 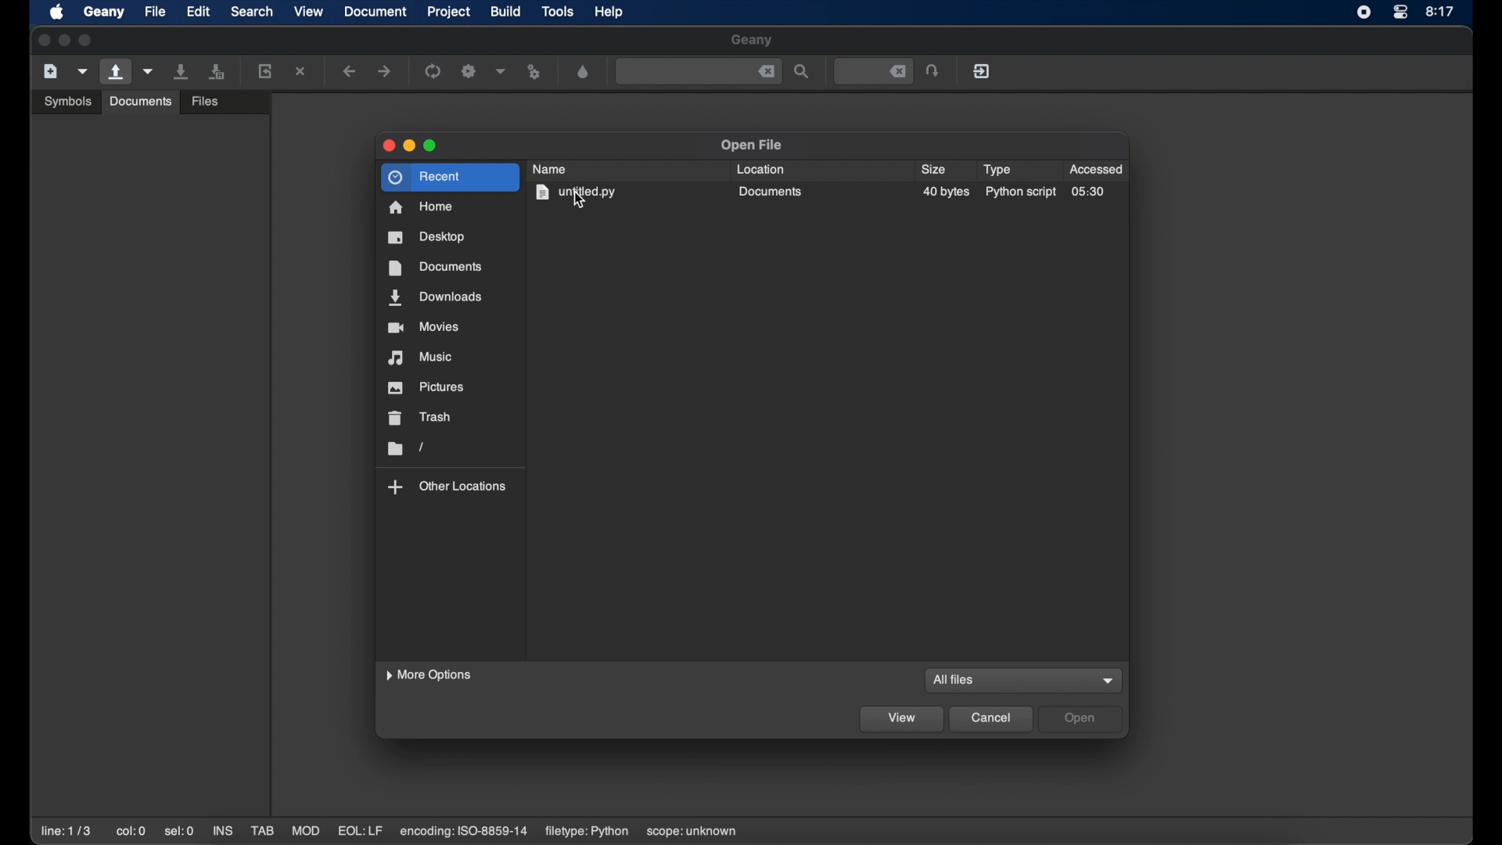 I want to click on accessed, so click(x=1095, y=169).